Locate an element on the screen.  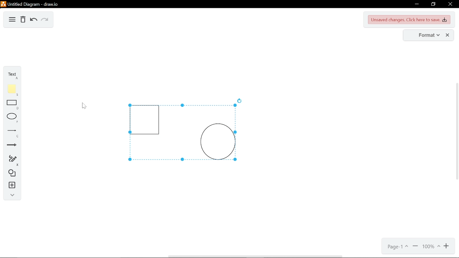
unsaved changes. Click here to save is located at coordinates (410, 20).